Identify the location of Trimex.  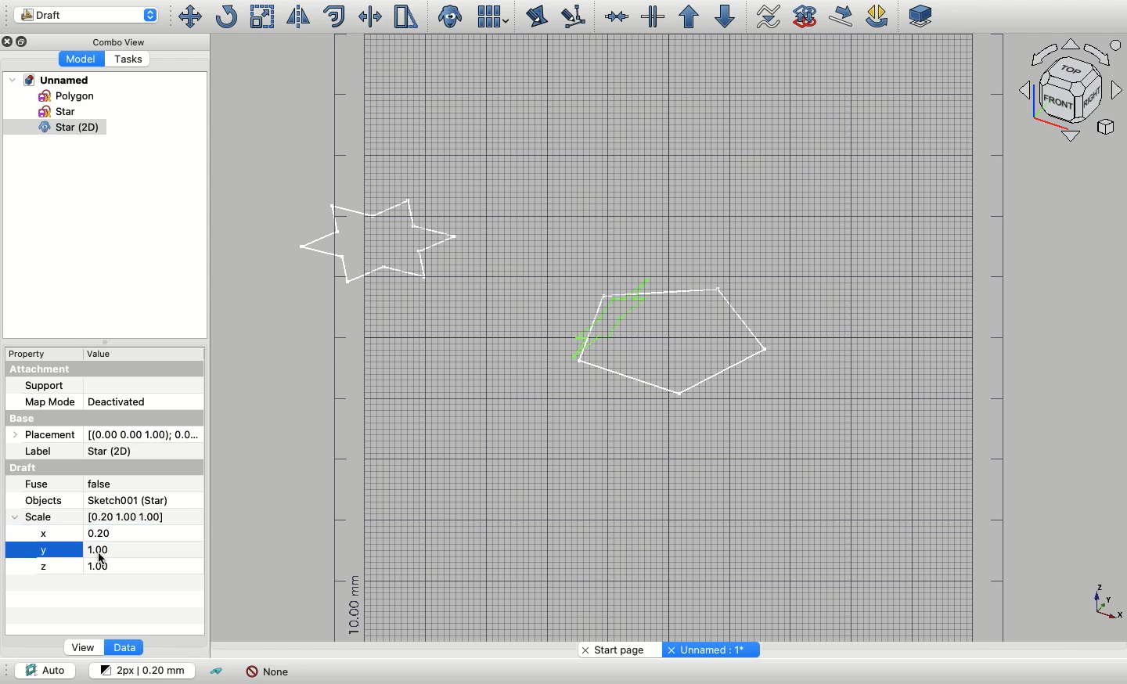
(372, 16).